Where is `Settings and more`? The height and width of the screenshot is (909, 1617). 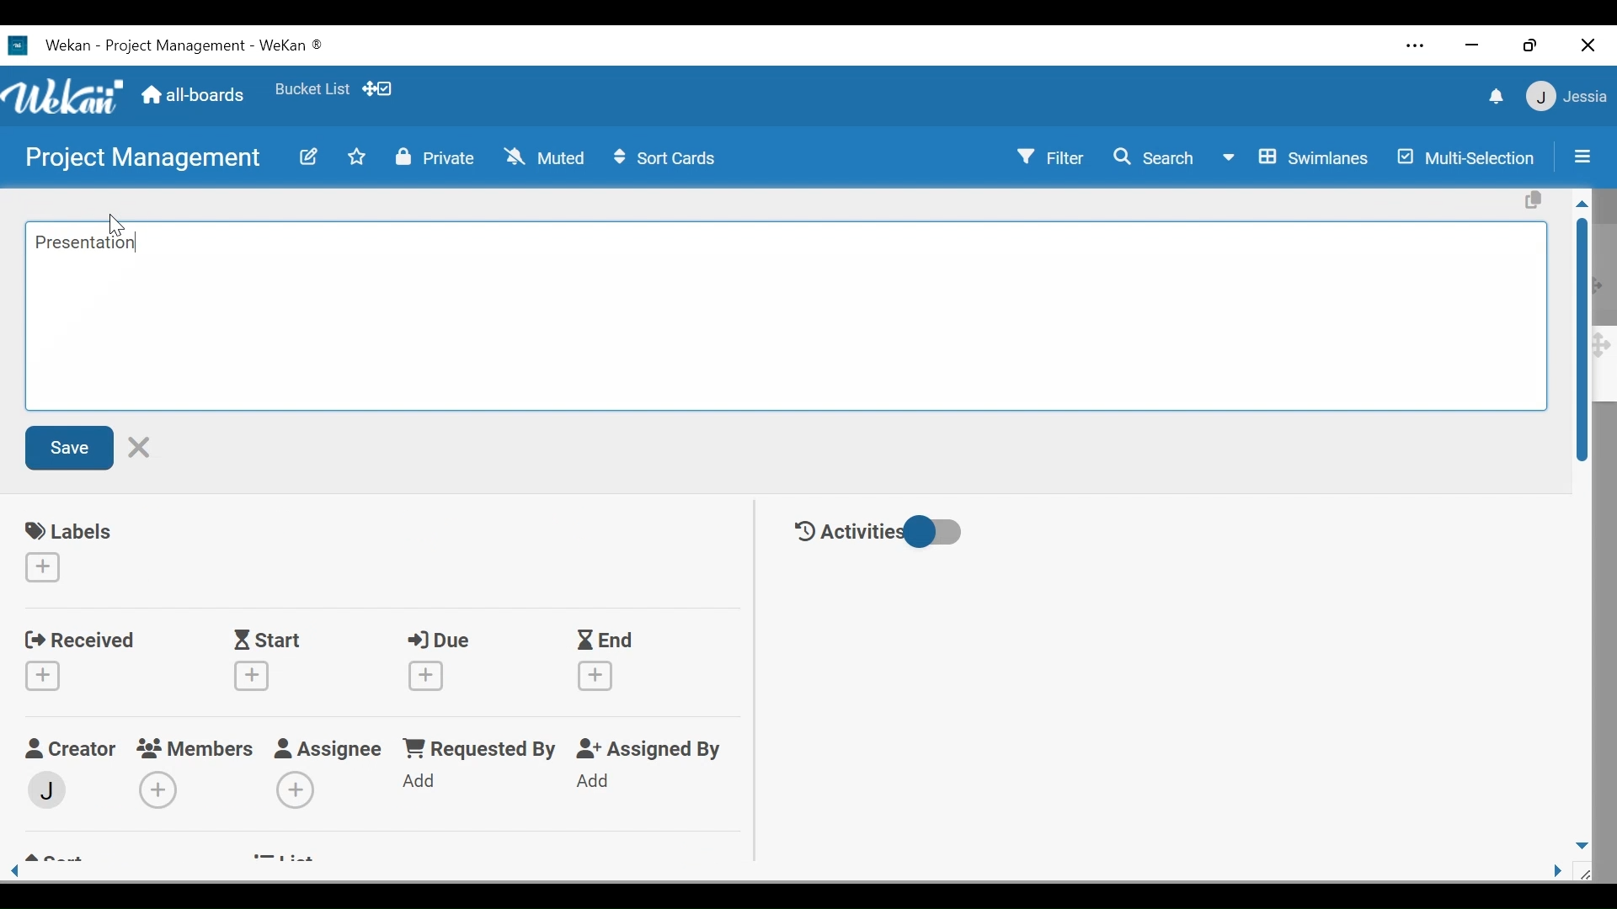 Settings and more is located at coordinates (1417, 46).